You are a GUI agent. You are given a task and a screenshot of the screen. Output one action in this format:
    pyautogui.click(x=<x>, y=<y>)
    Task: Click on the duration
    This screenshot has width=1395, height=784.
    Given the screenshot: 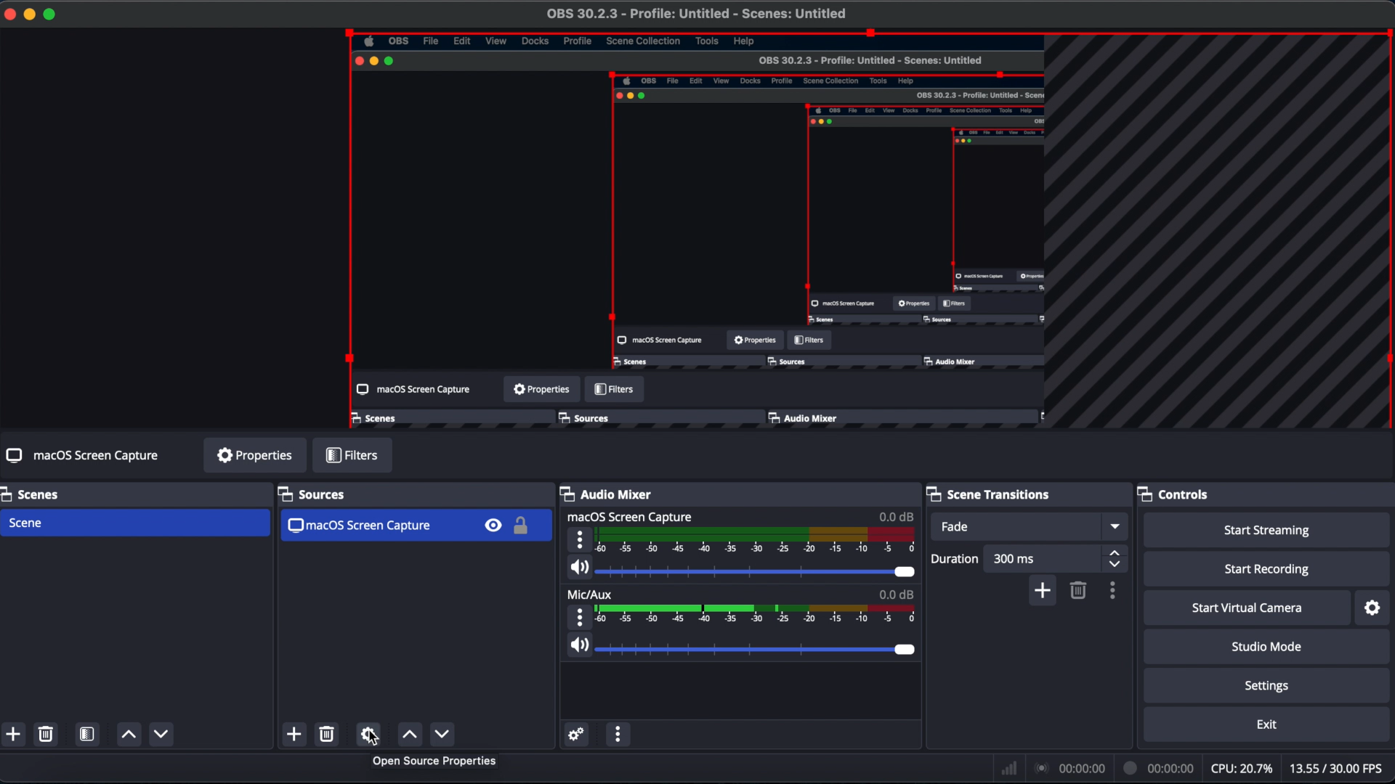 What is the action you would take?
    pyautogui.click(x=953, y=559)
    